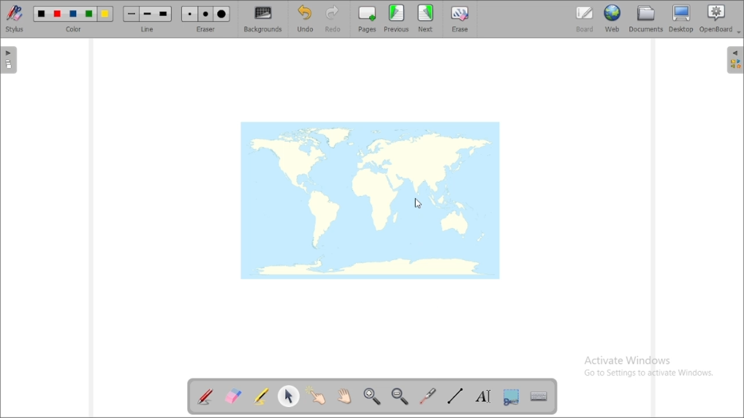 This screenshot has width=744, height=418. What do you see at coordinates (9, 60) in the screenshot?
I see `pages pane` at bounding box center [9, 60].